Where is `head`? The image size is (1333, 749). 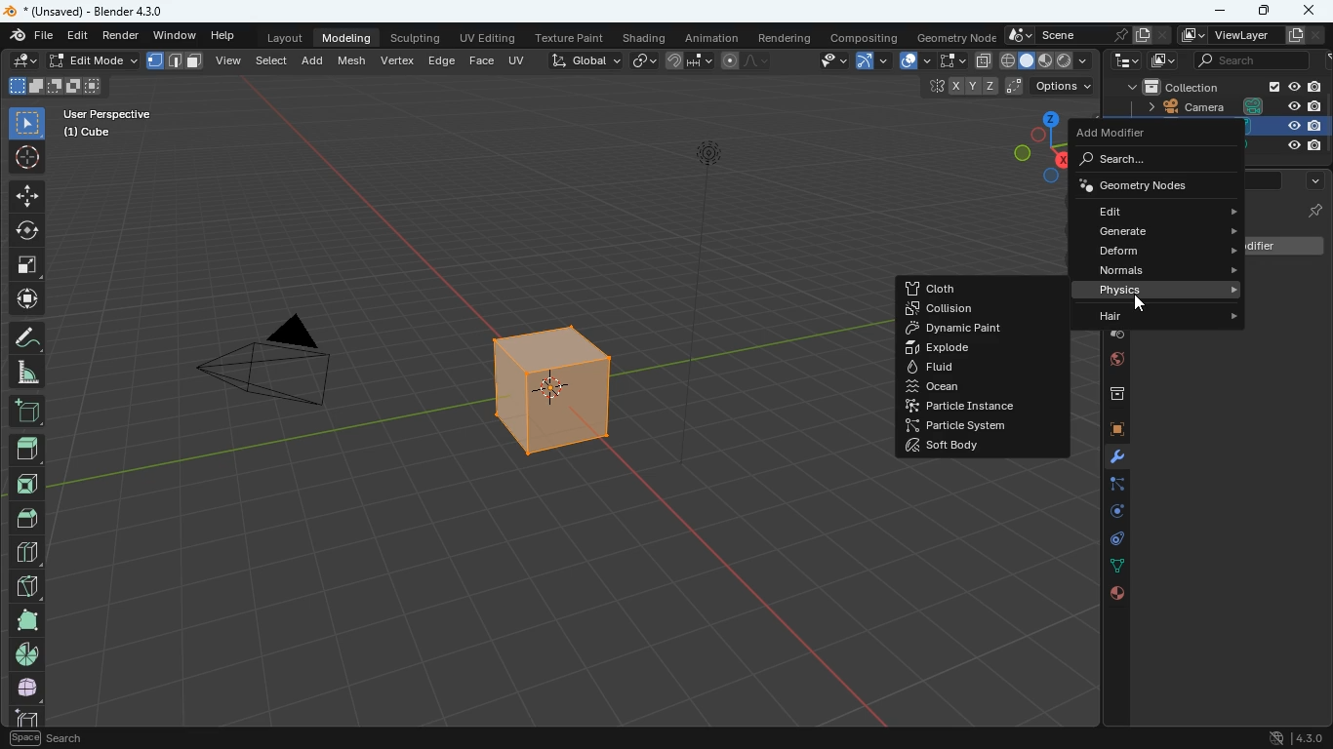 head is located at coordinates (26, 449).